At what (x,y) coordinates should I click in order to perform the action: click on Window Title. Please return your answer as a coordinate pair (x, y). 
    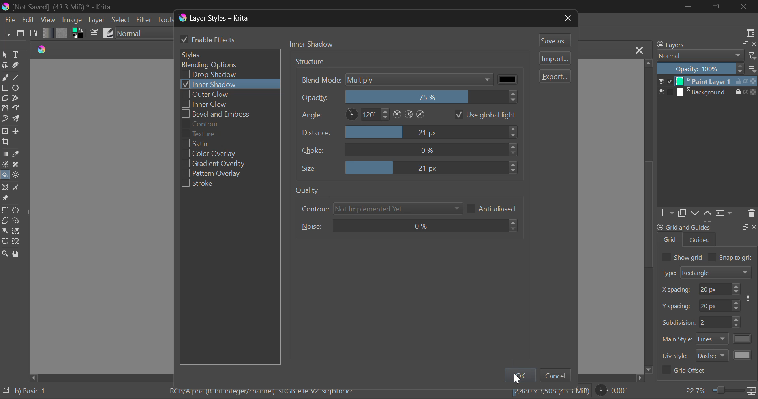
    Looking at the image, I should click on (218, 18).